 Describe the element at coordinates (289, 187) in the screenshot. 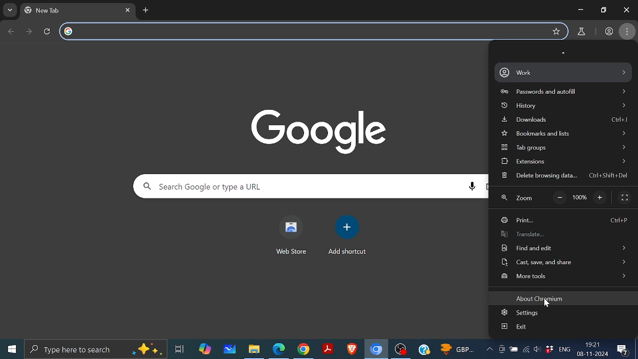

I see `Search Google or type a url` at that location.